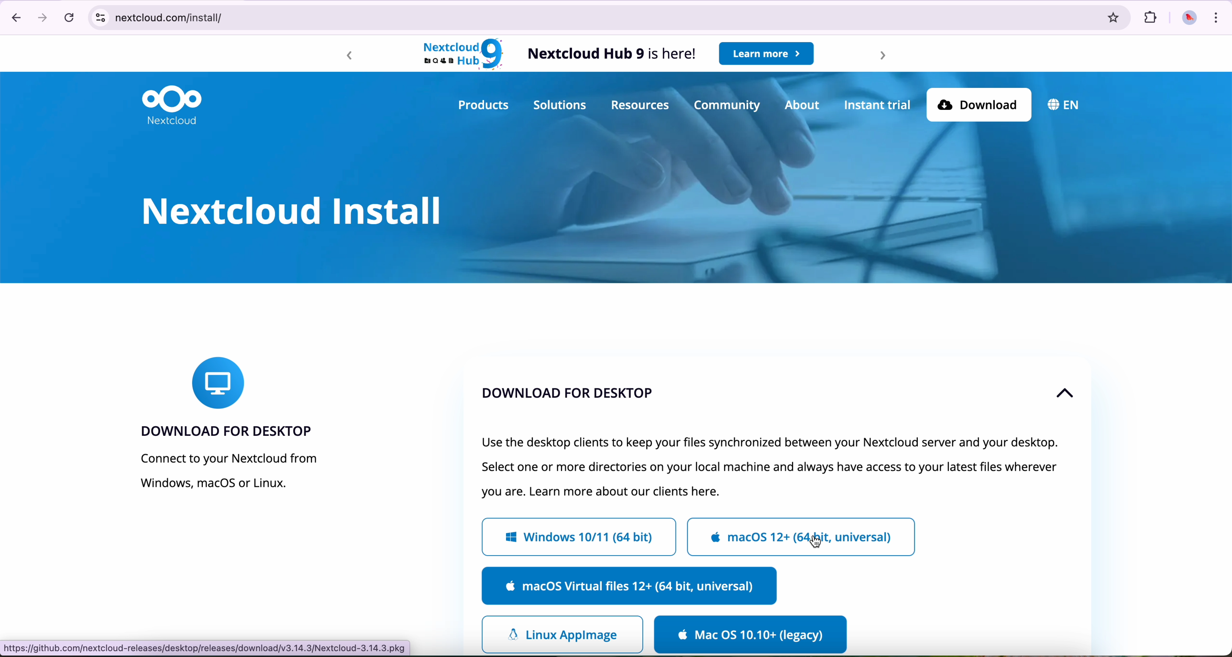 The image size is (1232, 657). What do you see at coordinates (765, 53) in the screenshot?
I see `learn more button` at bounding box center [765, 53].